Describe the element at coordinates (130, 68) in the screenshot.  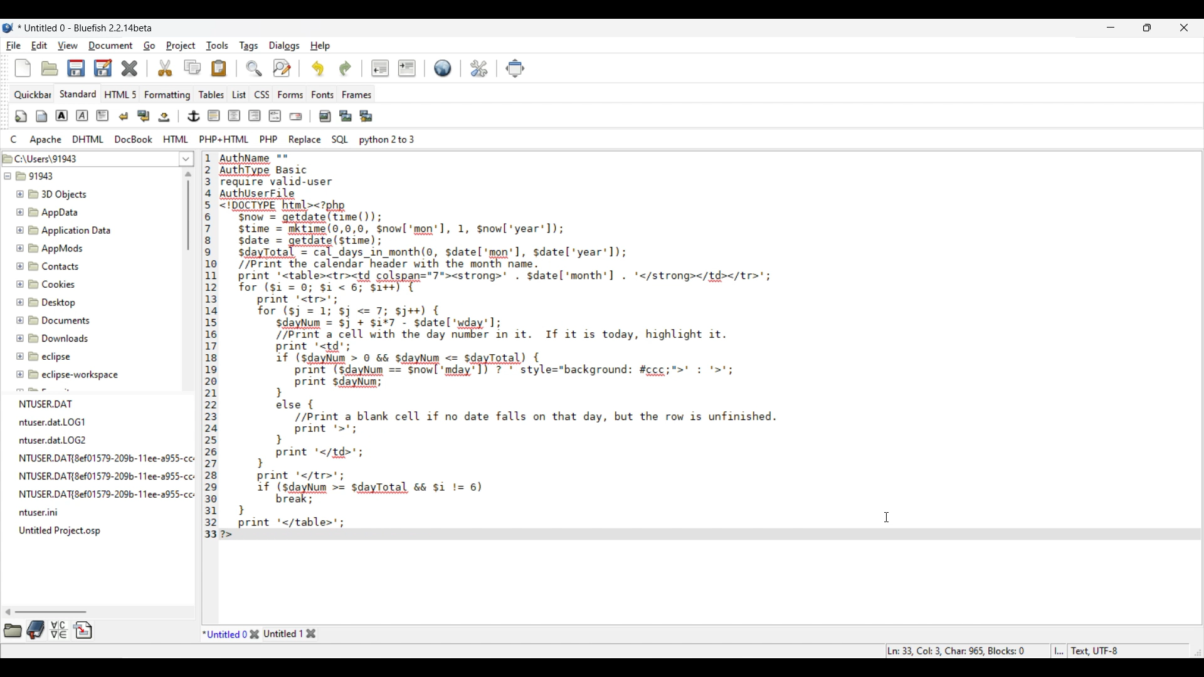
I see `Delete ` at that location.